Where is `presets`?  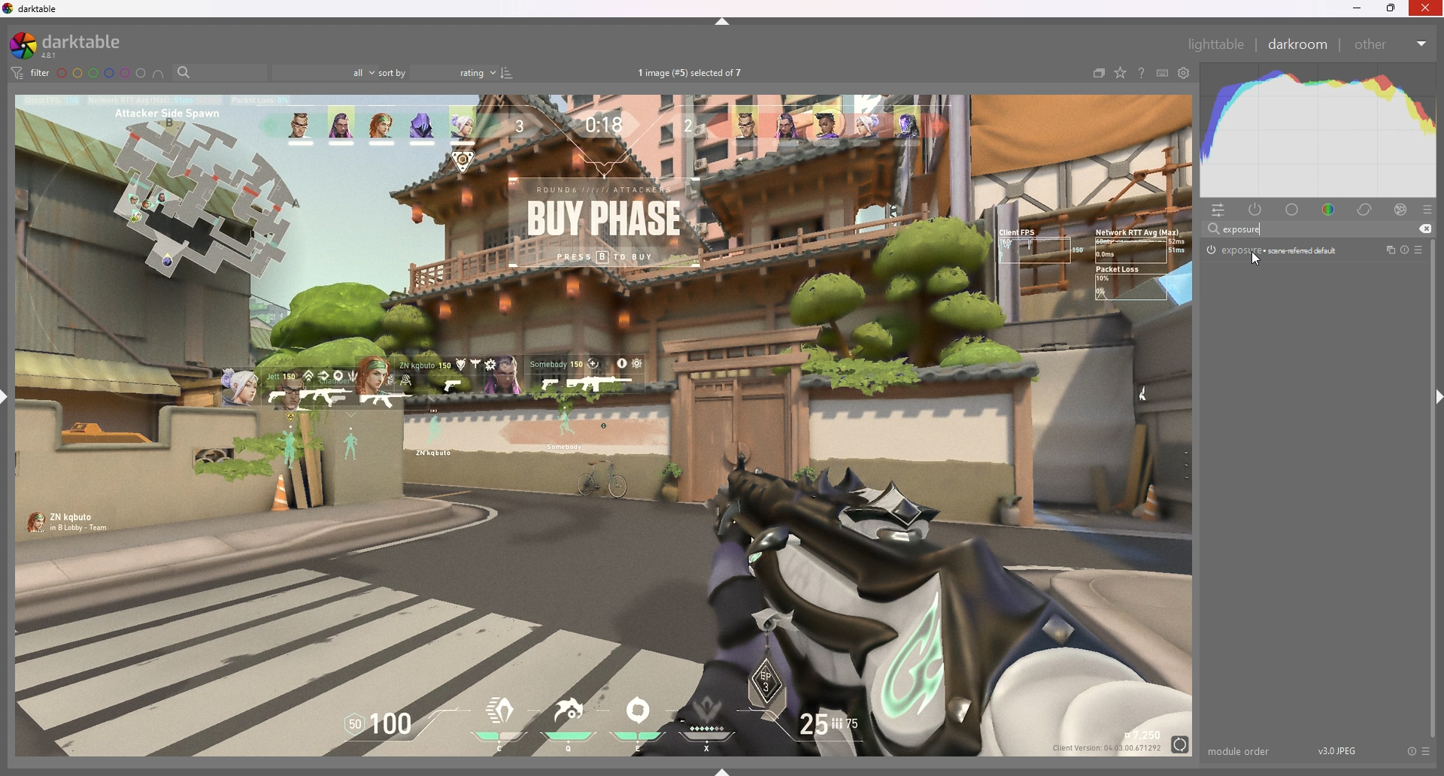 presets is located at coordinates (1427, 752).